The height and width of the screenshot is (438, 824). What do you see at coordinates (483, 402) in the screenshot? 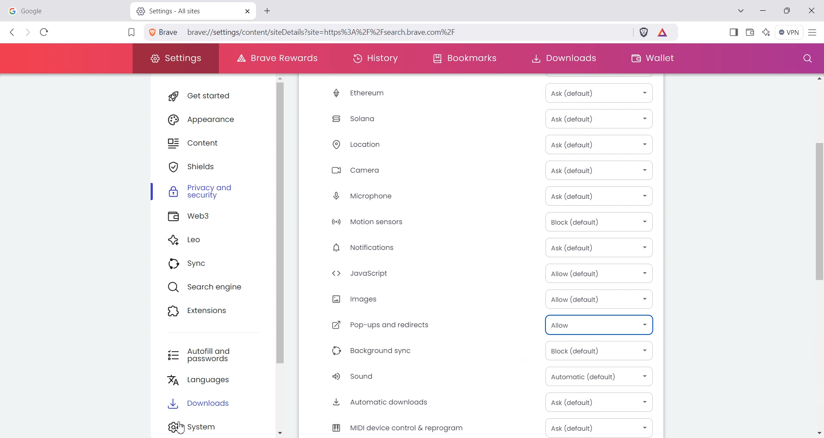
I see `Automatic downloads Ask (Default)` at bounding box center [483, 402].